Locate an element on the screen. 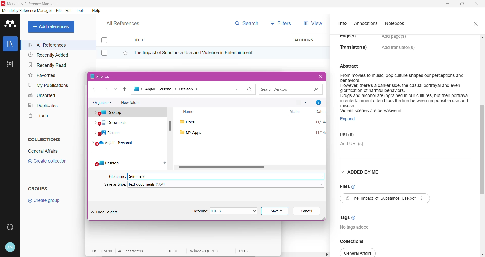 Image resolution: width=485 pixels, height=257 pixels. Reference Title is located at coordinates (209, 52).